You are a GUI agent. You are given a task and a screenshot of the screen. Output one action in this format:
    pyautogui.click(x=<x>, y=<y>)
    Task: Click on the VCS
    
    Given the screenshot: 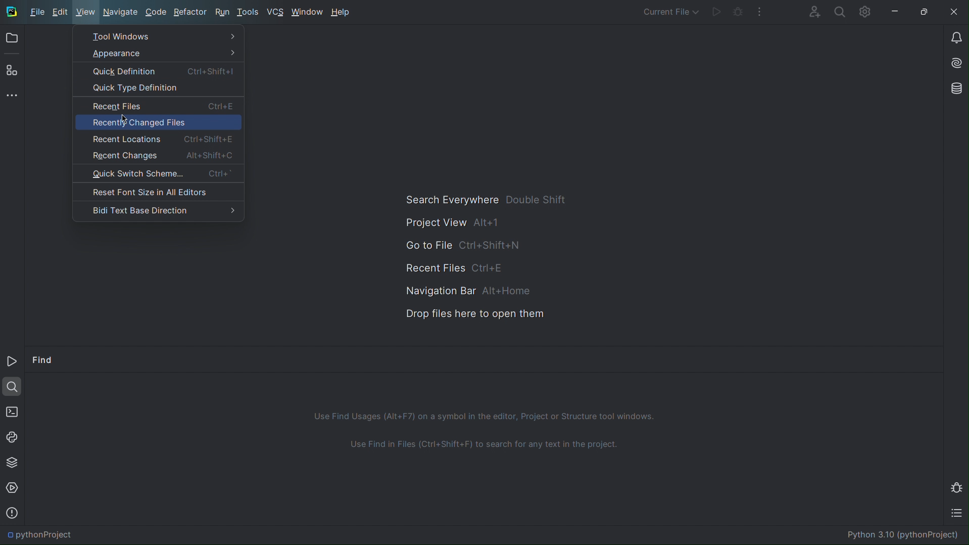 What is the action you would take?
    pyautogui.click(x=276, y=13)
    